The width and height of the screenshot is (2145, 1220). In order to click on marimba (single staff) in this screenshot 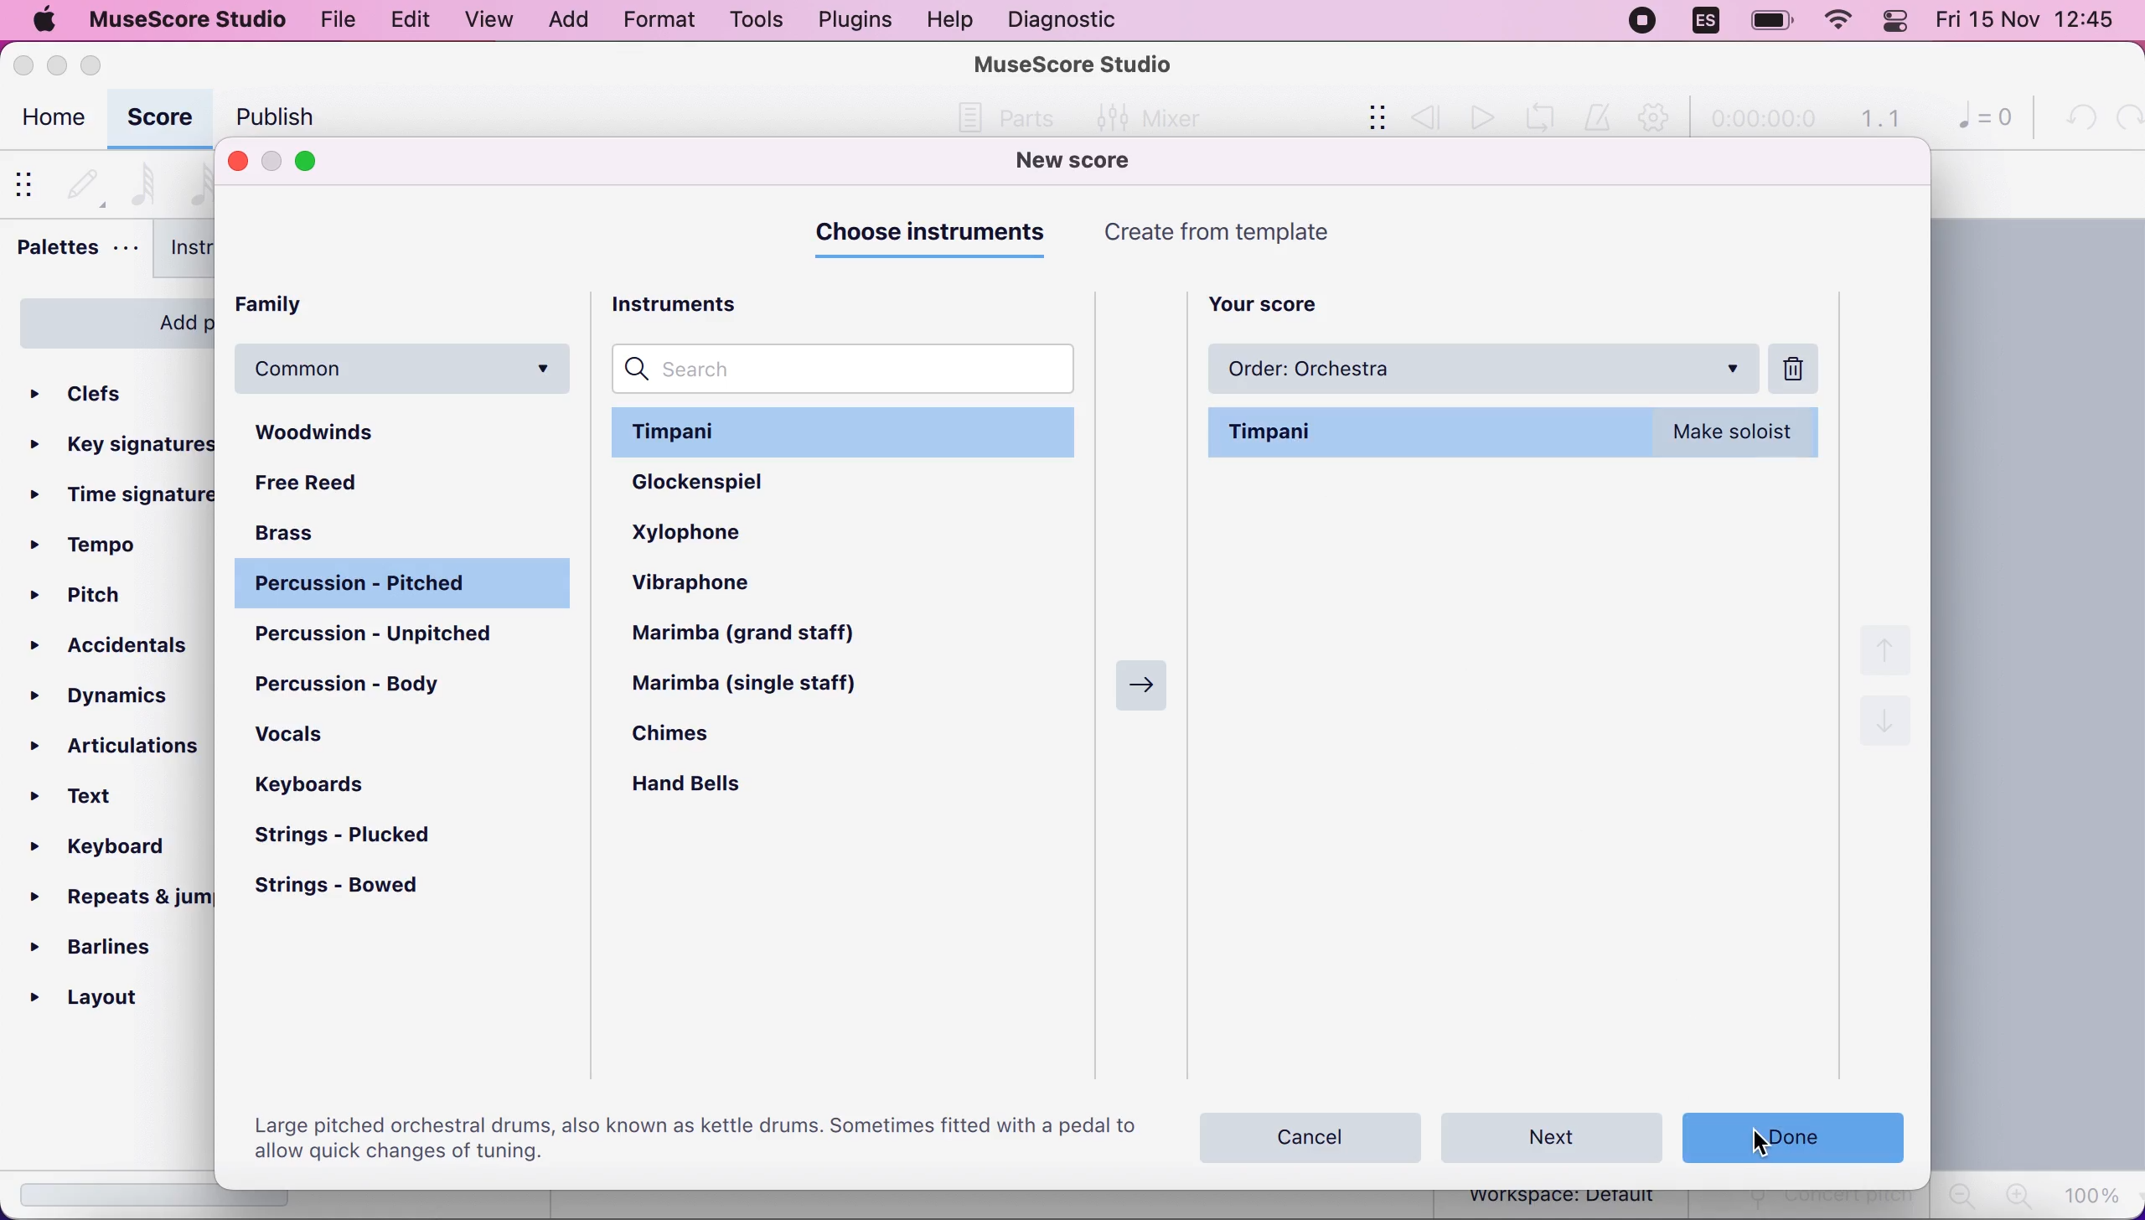, I will do `click(764, 685)`.